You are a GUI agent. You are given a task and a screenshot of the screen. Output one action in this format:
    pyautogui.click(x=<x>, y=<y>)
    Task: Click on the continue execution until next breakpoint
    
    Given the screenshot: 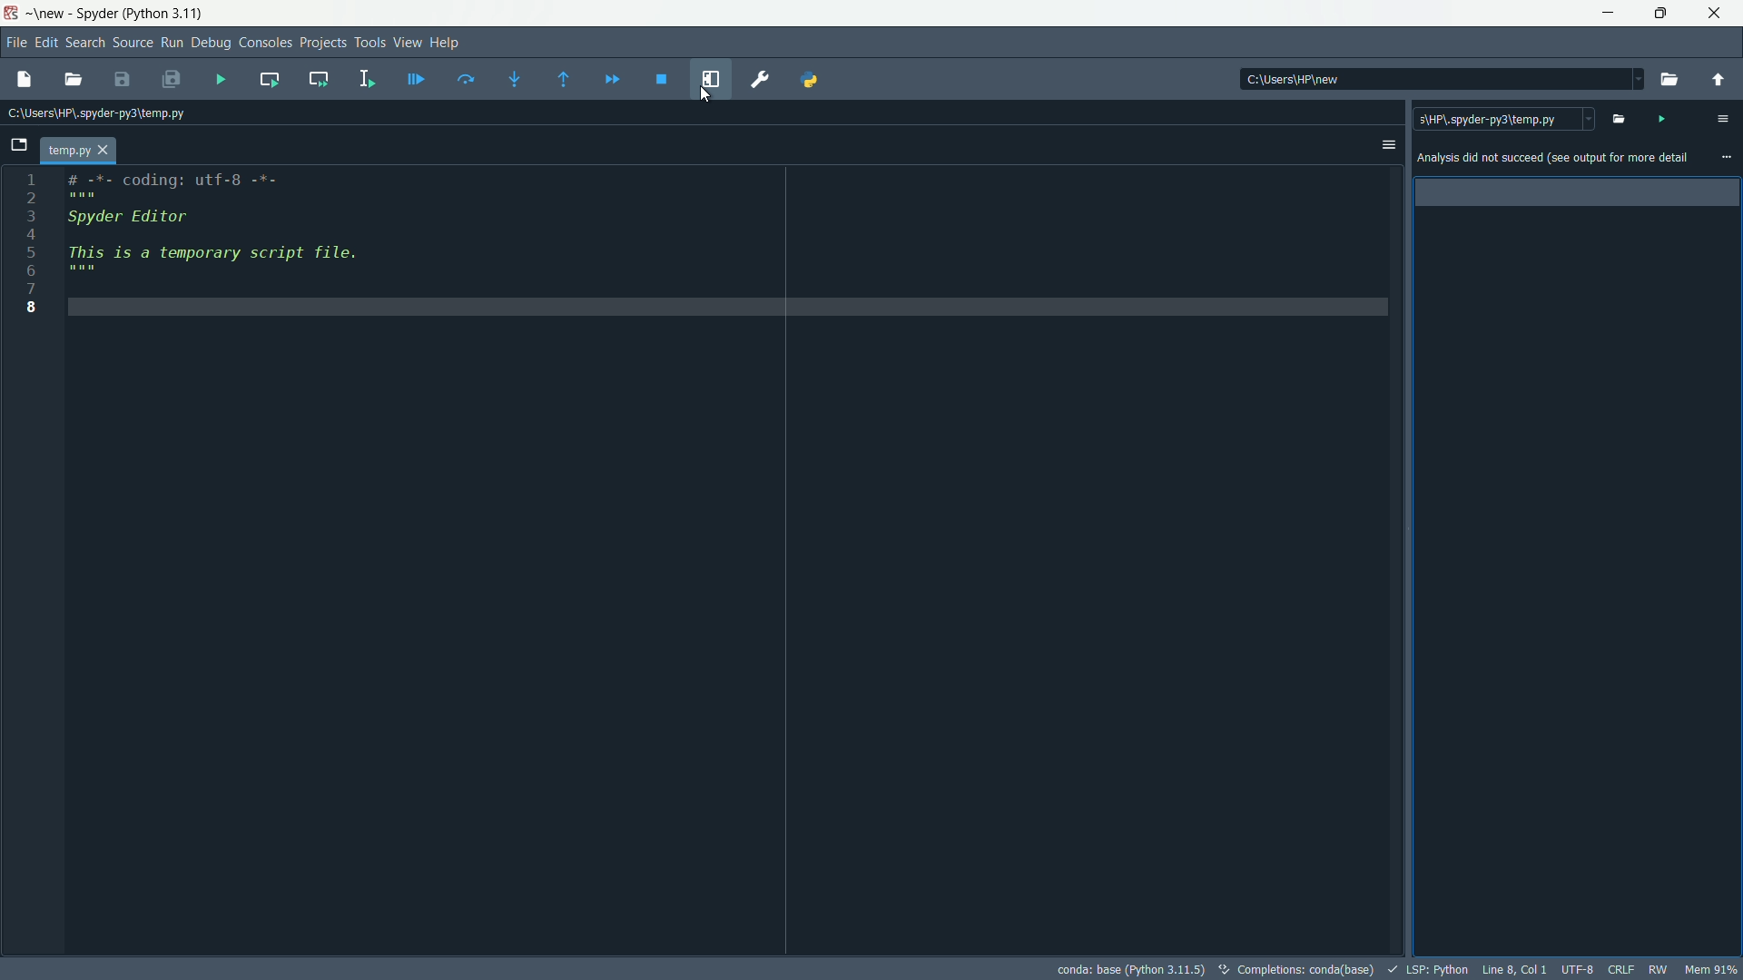 What is the action you would take?
    pyautogui.click(x=613, y=80)
    